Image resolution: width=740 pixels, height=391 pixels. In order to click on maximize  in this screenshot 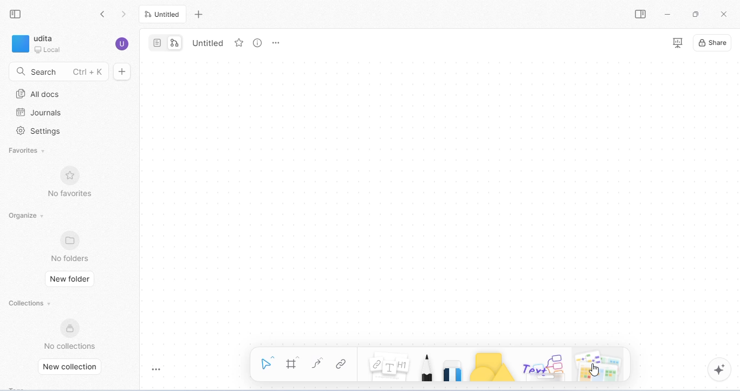, I will do `click(695, 14)`.